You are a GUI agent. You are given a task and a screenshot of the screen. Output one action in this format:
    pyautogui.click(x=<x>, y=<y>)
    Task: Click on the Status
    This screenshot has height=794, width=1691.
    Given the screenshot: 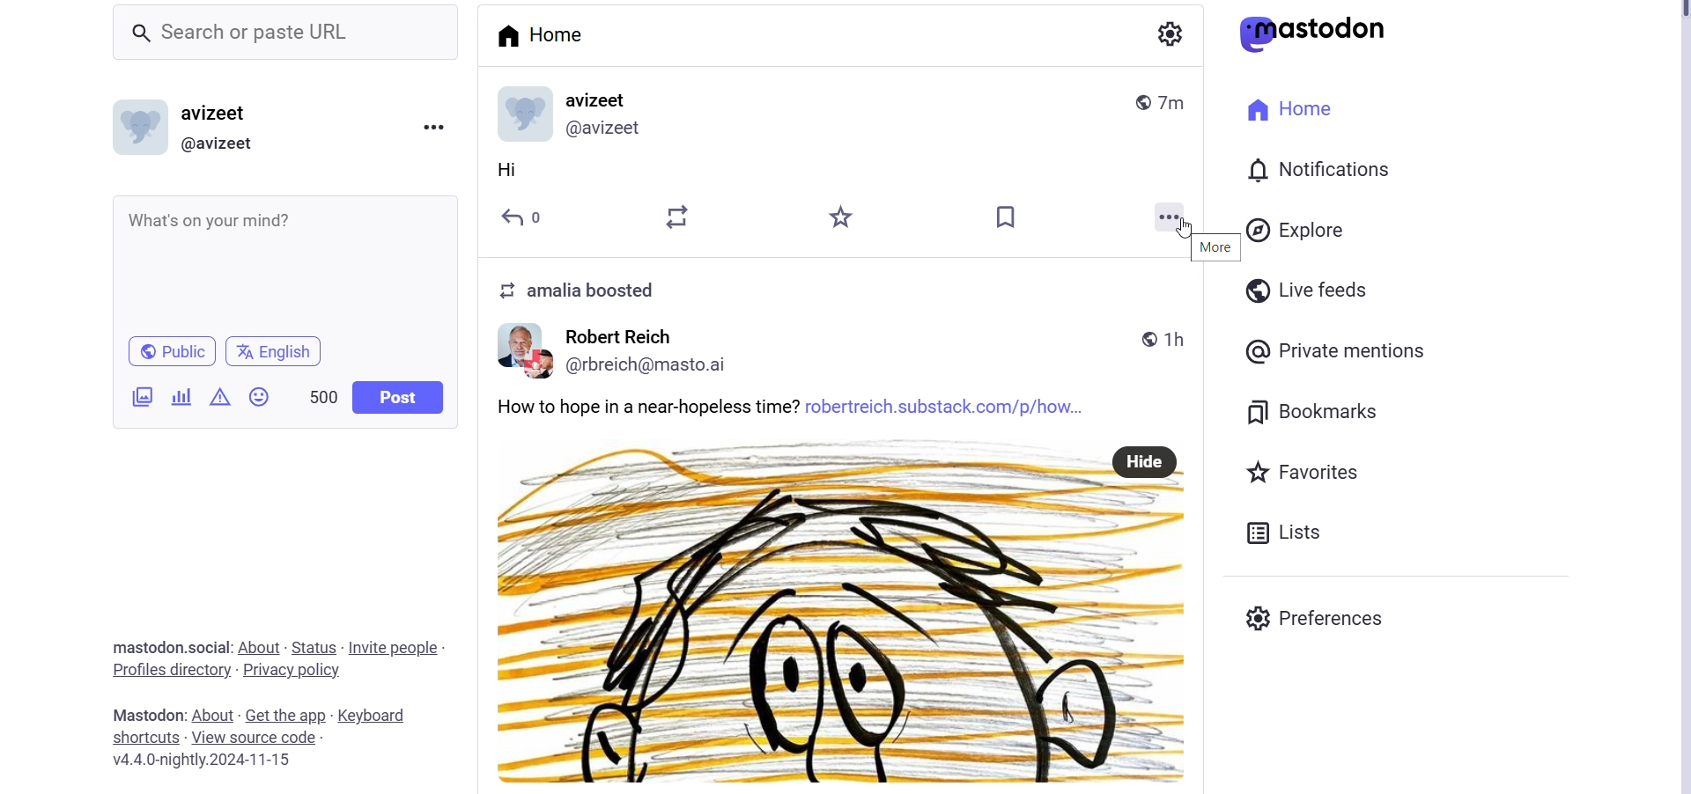 What is the action you would take?
    pyautogui.click(x=314, y=649)
    